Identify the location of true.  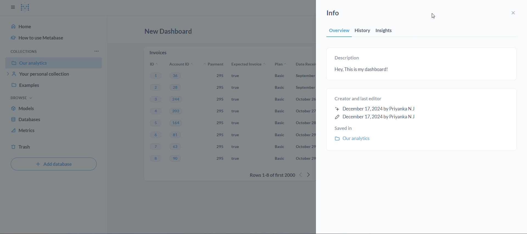
(235, 158).